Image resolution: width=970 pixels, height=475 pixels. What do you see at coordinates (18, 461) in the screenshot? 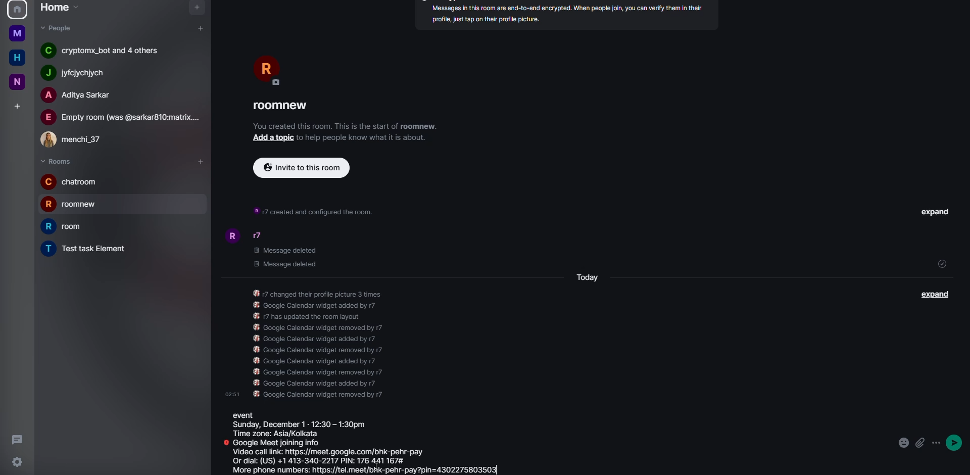
I see `settings` at bounding box center [18, 461].